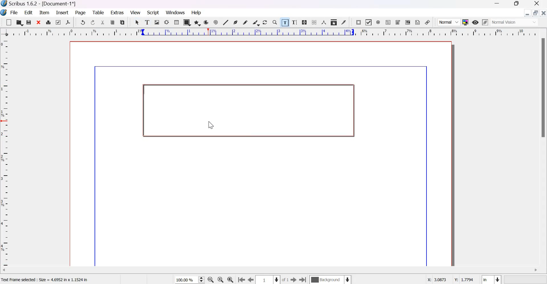 This screenshot has width=547, height=284. I want to click on zoom out, so click(211, 280).